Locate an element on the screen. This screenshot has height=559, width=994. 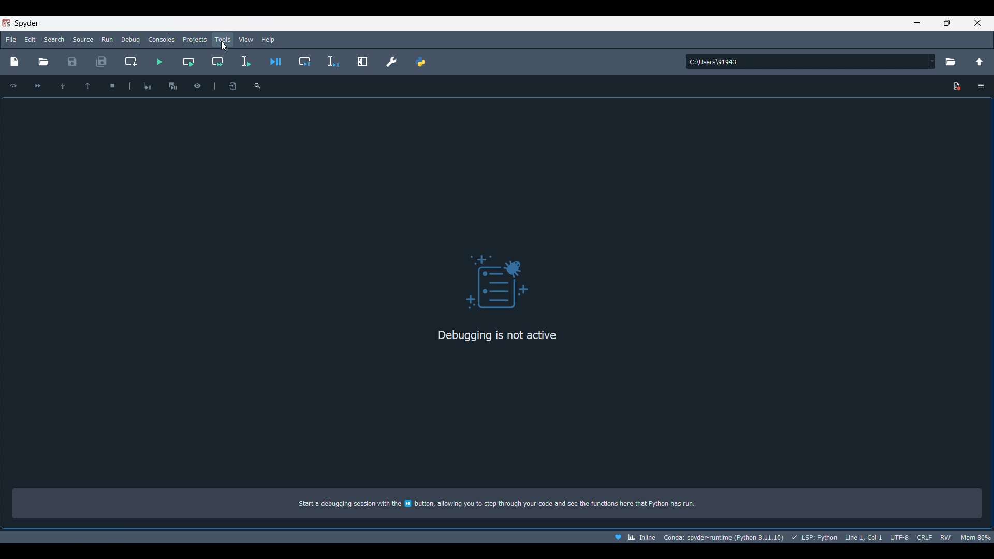
Consoles menu is located at coordinates (162, 40).